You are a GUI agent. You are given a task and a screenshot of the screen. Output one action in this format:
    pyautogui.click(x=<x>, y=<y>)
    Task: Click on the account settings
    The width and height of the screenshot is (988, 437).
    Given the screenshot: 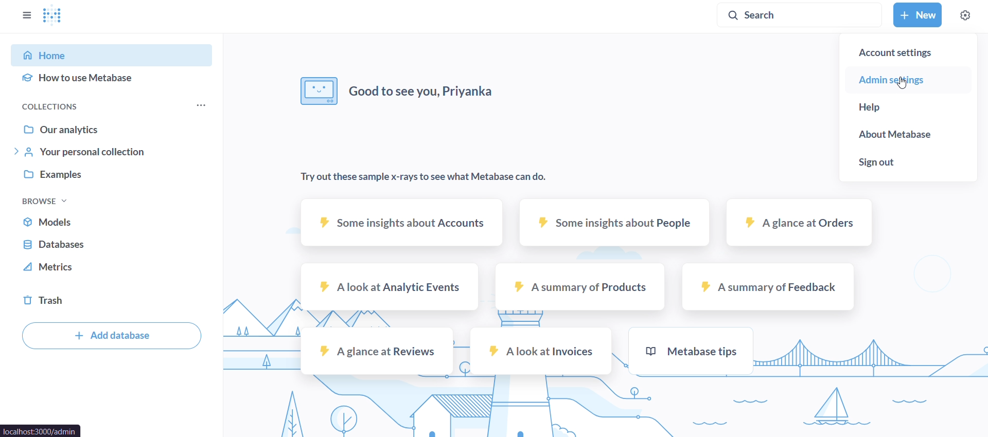 What is the action you would take?
    pyautogui.click(x=906, y=53)
    